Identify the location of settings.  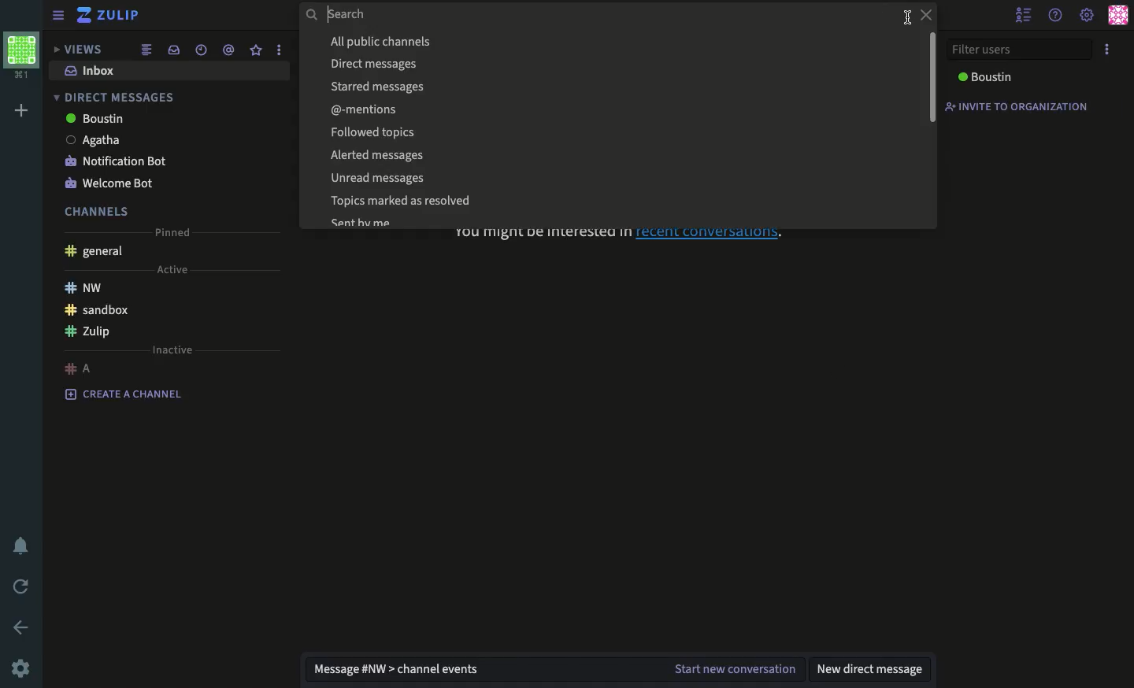
(24, 668).